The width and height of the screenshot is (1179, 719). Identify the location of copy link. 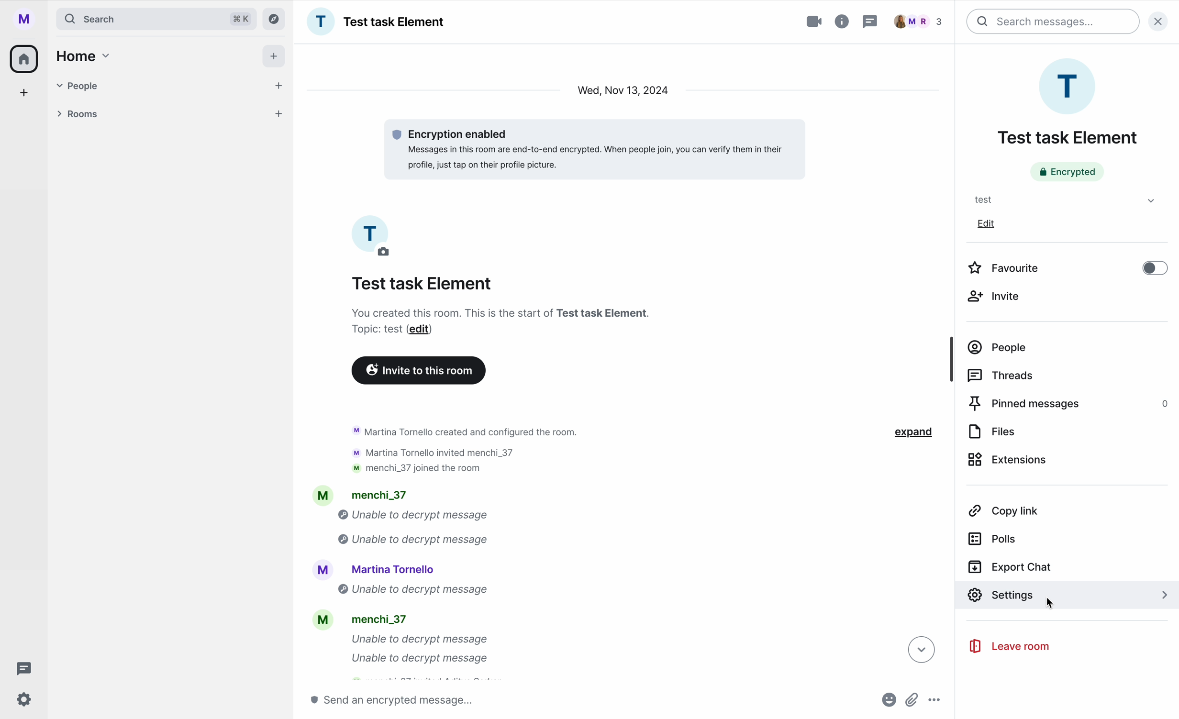
(1003, 511).